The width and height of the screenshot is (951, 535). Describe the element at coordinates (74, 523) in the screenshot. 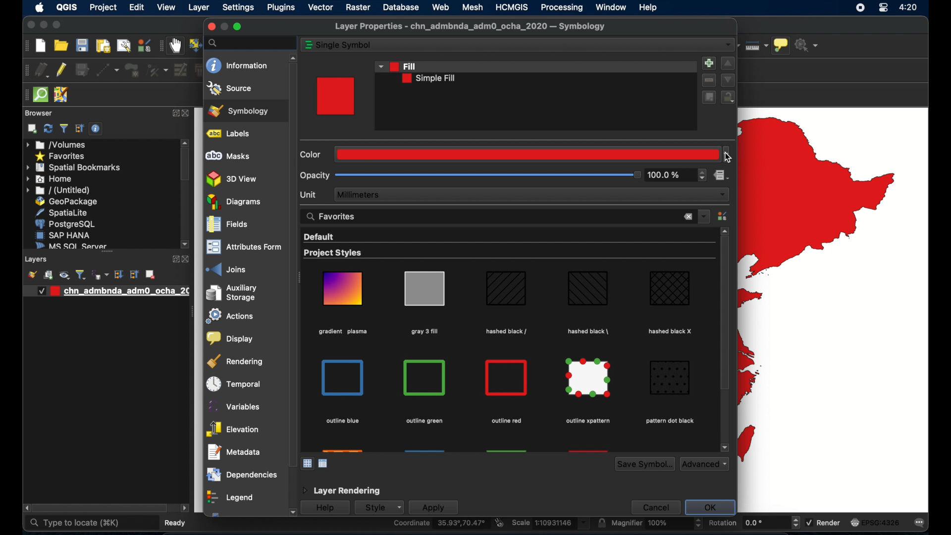

I see `type to locate` at that location.